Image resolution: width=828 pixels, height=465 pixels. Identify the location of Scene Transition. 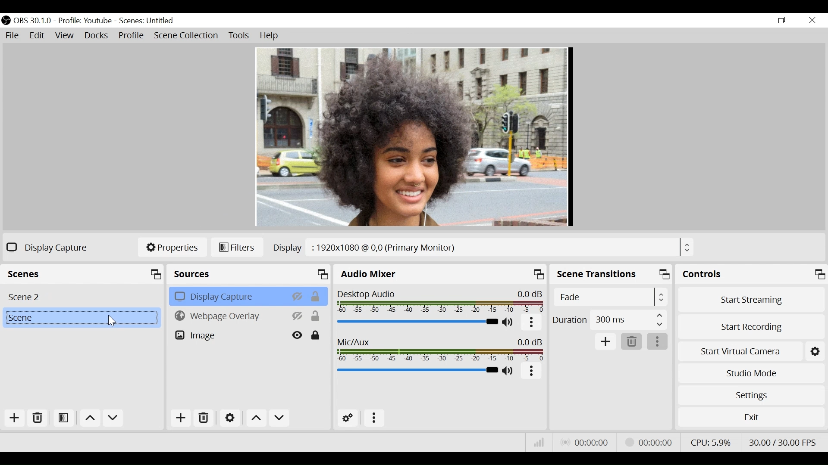
(611, 274).